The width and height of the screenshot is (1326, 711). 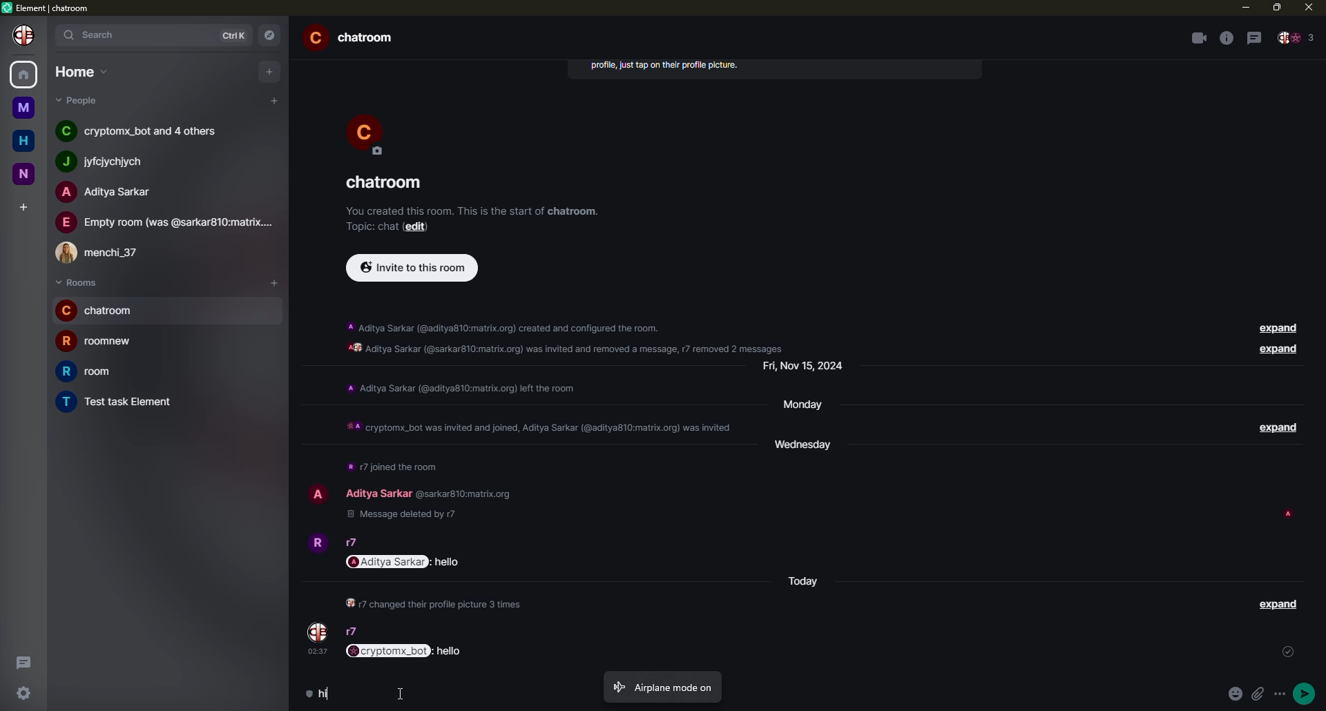 I want to click on room, so click(x=98, y=311).